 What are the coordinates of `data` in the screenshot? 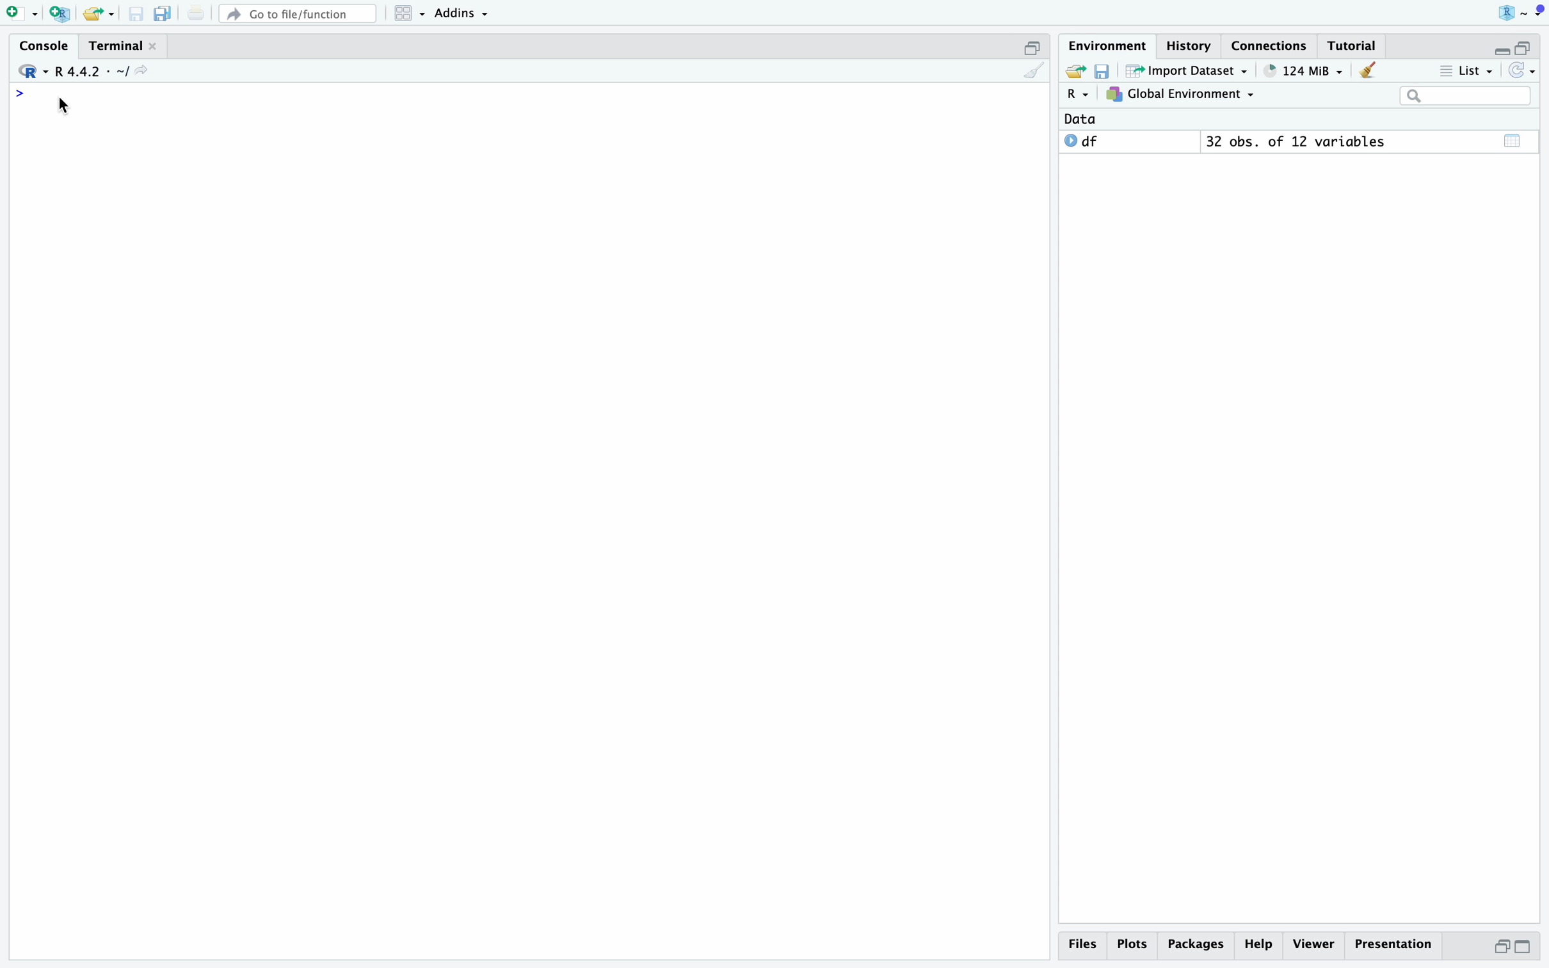 It's located at (1080, 119).